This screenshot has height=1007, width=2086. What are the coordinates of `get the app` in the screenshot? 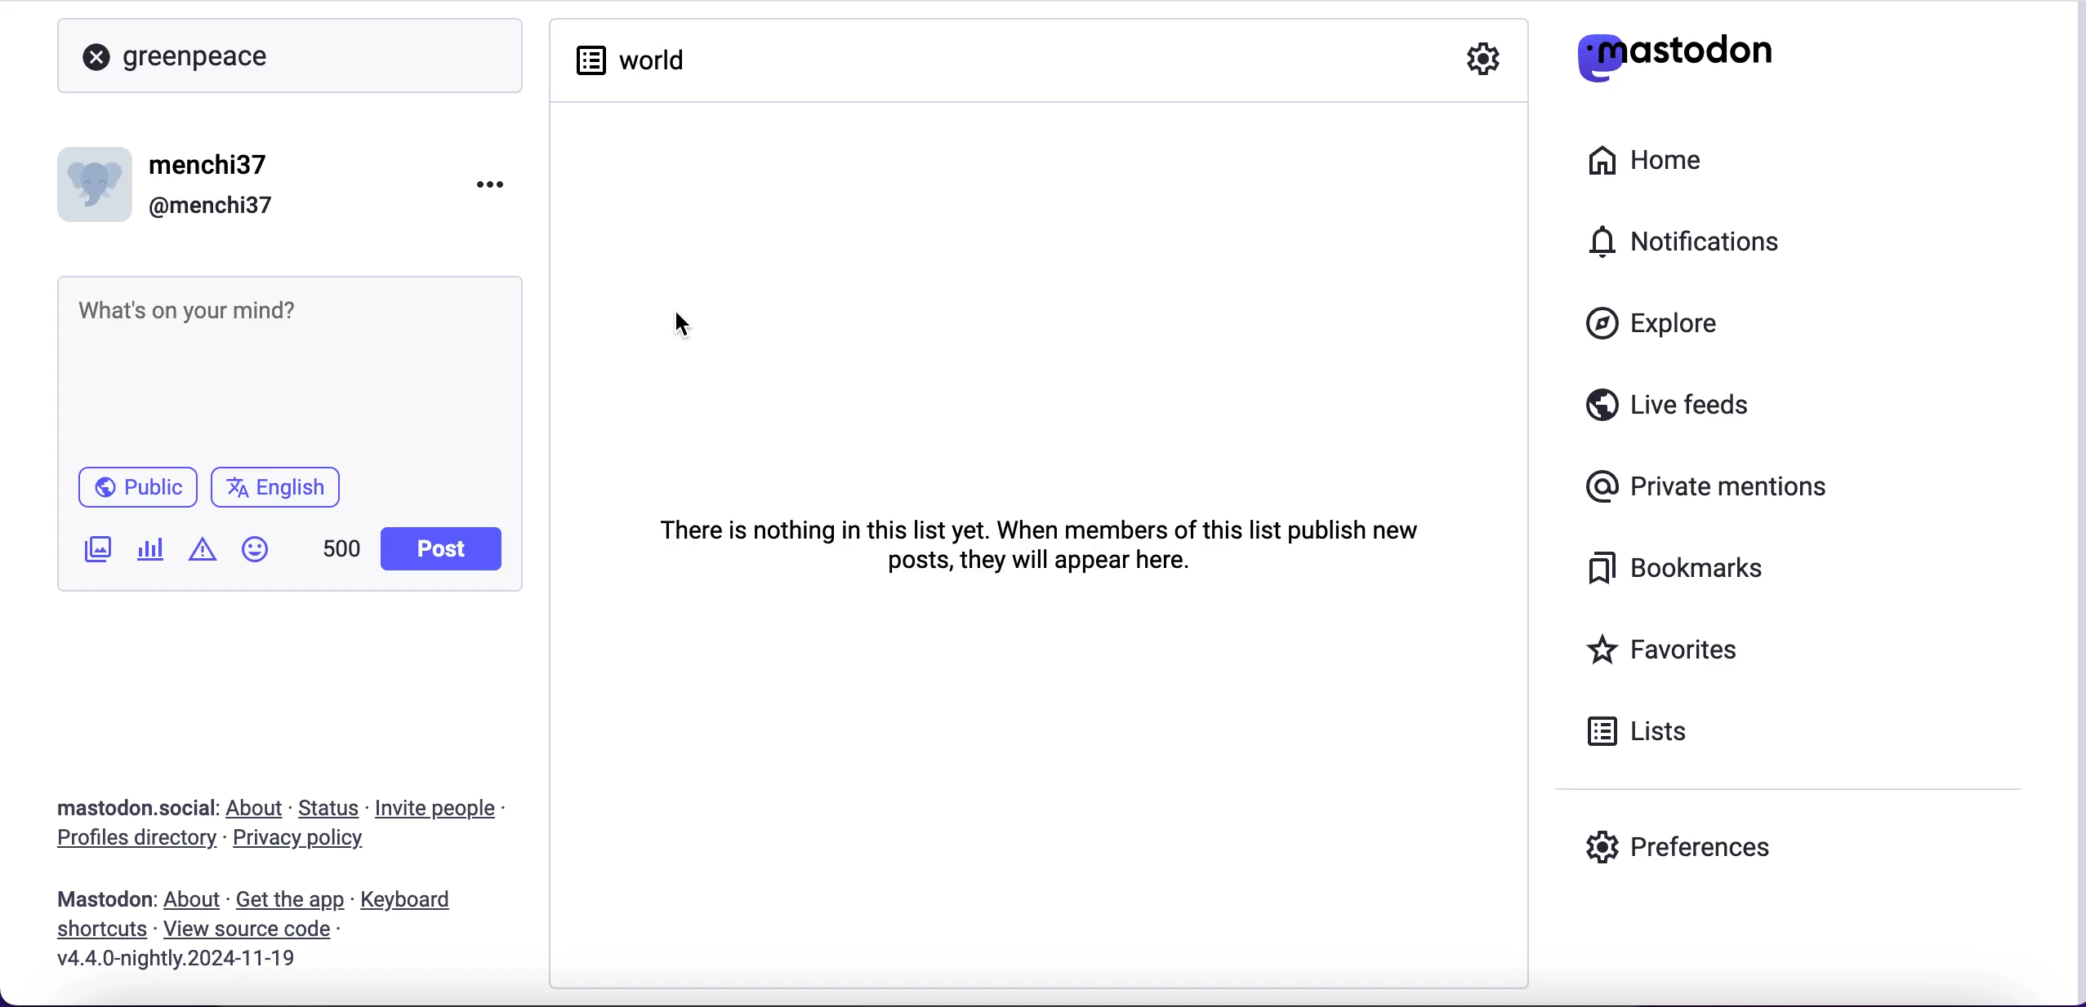 It's located at (288, 899).